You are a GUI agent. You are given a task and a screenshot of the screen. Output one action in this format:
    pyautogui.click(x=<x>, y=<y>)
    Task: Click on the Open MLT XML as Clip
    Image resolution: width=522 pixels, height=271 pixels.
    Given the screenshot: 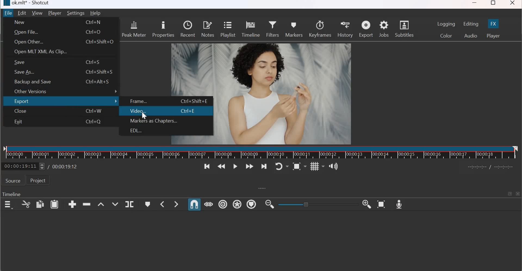 What is the action you would take?
    pyautogui.click(x=42, y=51)
    